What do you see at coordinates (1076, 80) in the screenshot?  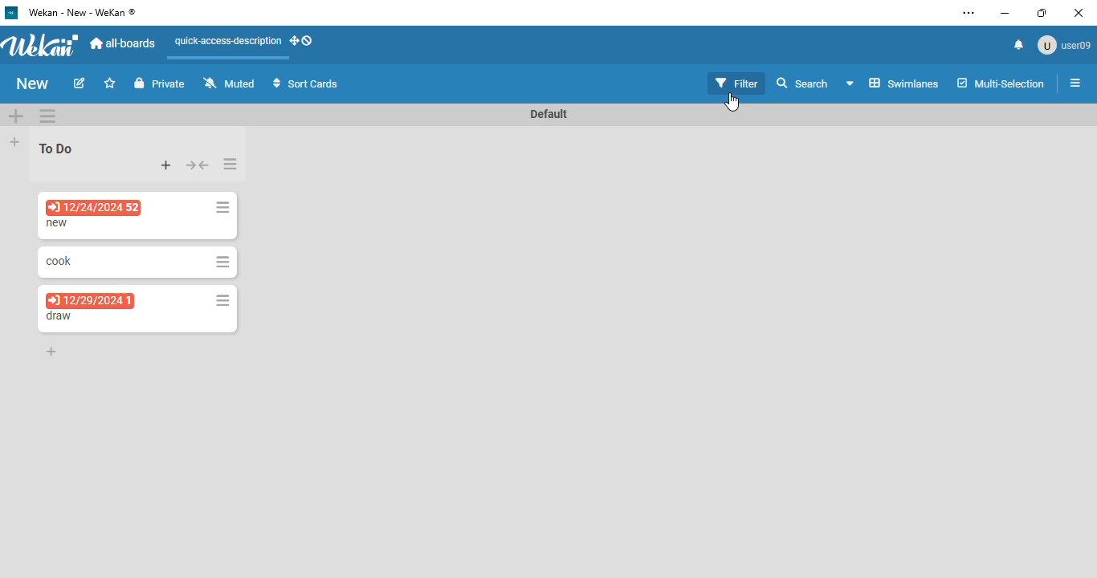 I see `open sidebar or close sidebar` at bounding box center [1076, 80].